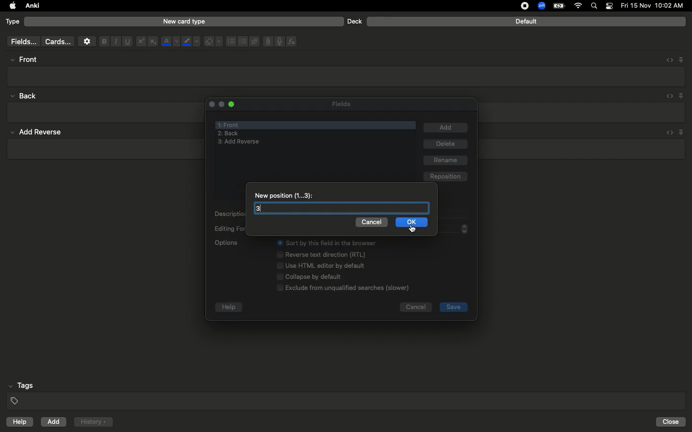 This screenshot has width=692, height=432. Describe the element at coordinates (26, 96) in the screenshot. I see `back` at that location.